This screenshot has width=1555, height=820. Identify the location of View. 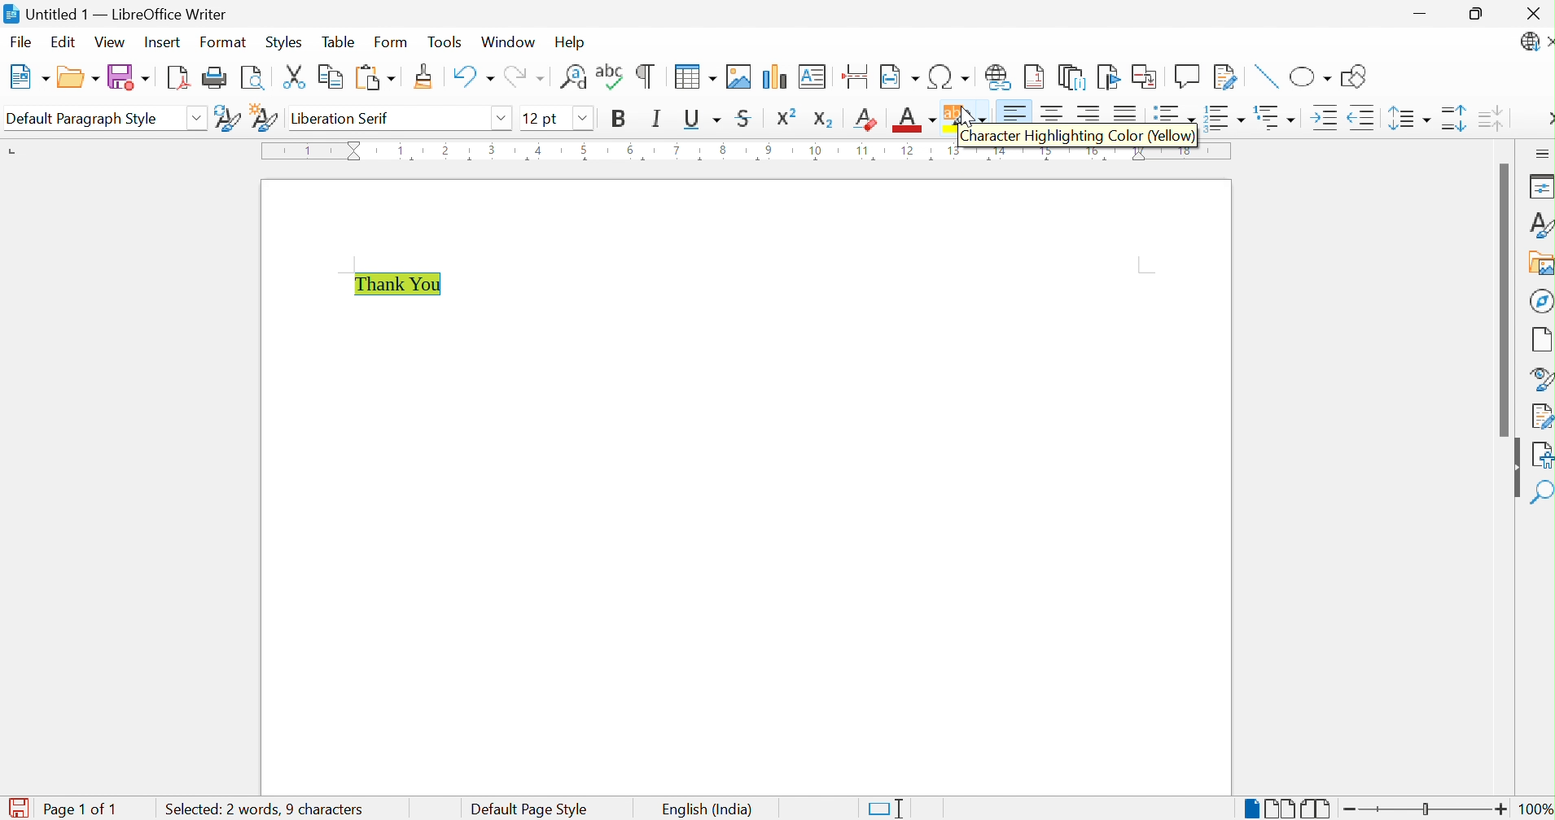
(111, 43).